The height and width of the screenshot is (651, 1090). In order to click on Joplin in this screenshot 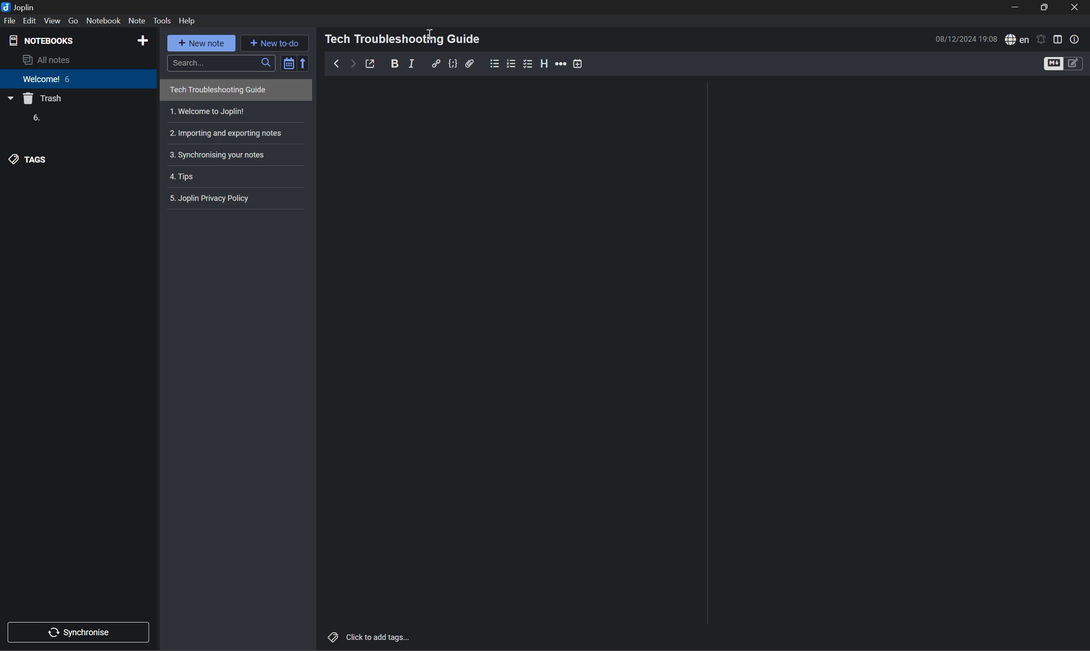, I will do `click(20, 6)`.